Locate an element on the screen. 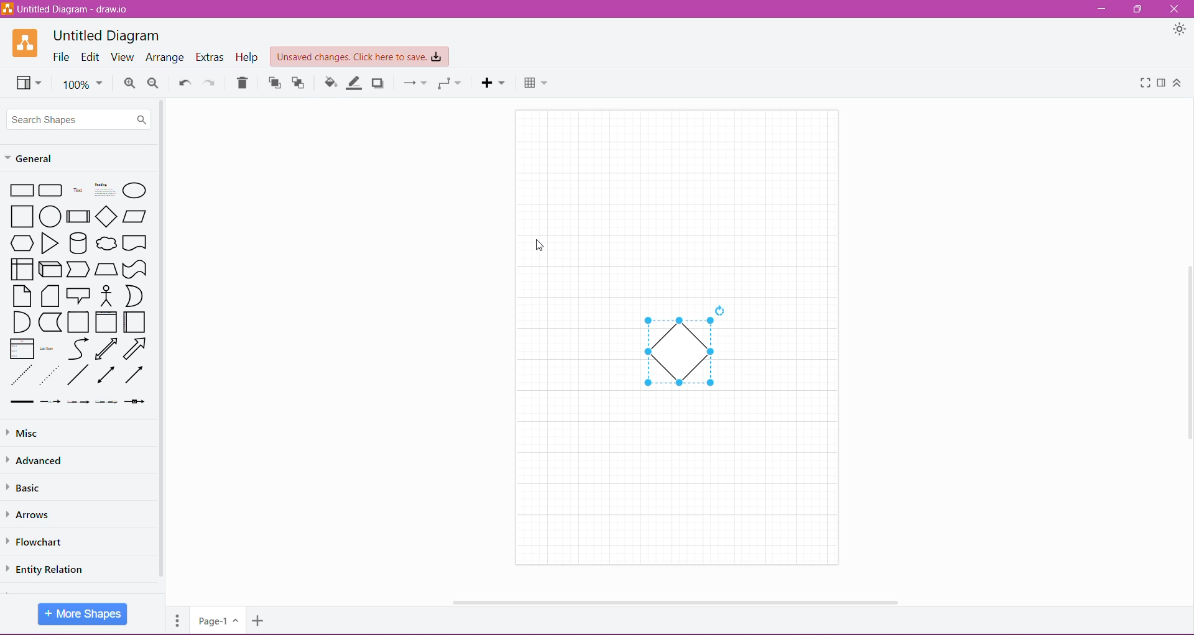  Fill Color is located at coordinates (330, 81).